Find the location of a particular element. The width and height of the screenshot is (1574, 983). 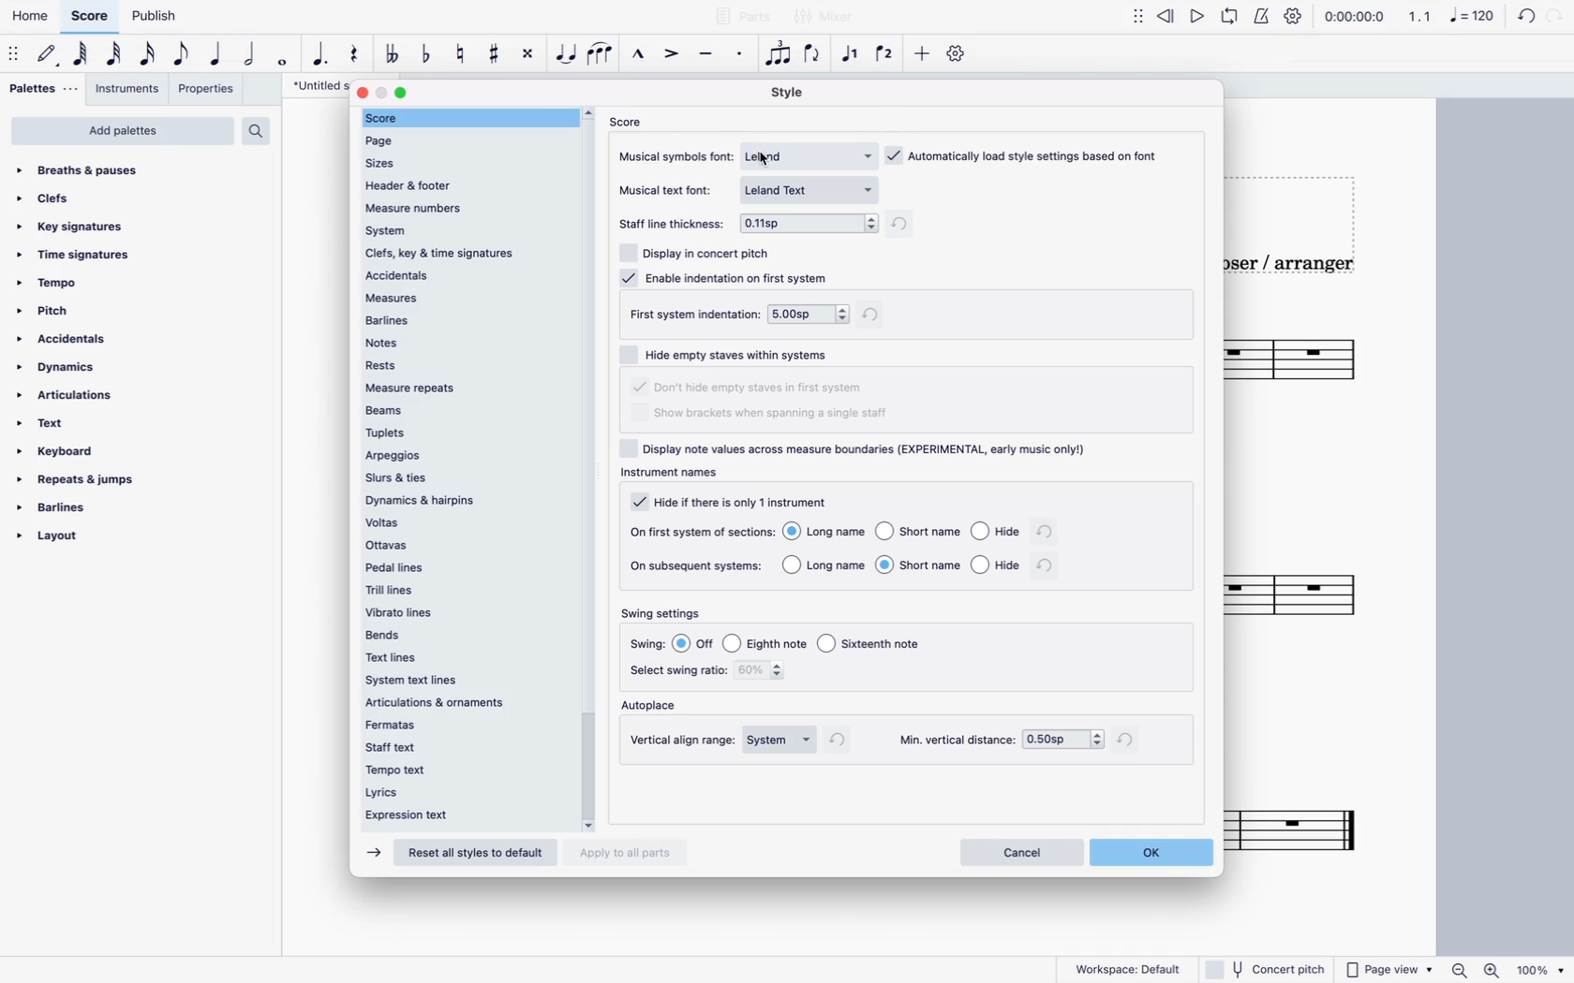

score is located at coordinates (1318, 604).